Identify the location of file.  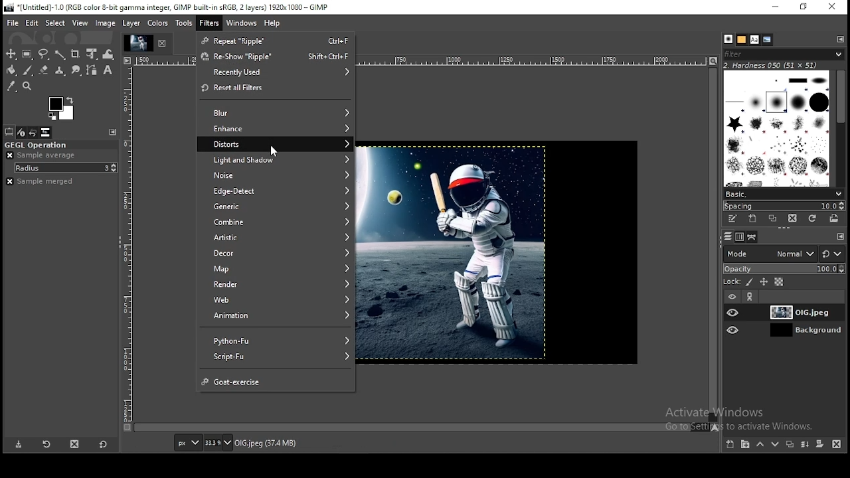
(14, 23).